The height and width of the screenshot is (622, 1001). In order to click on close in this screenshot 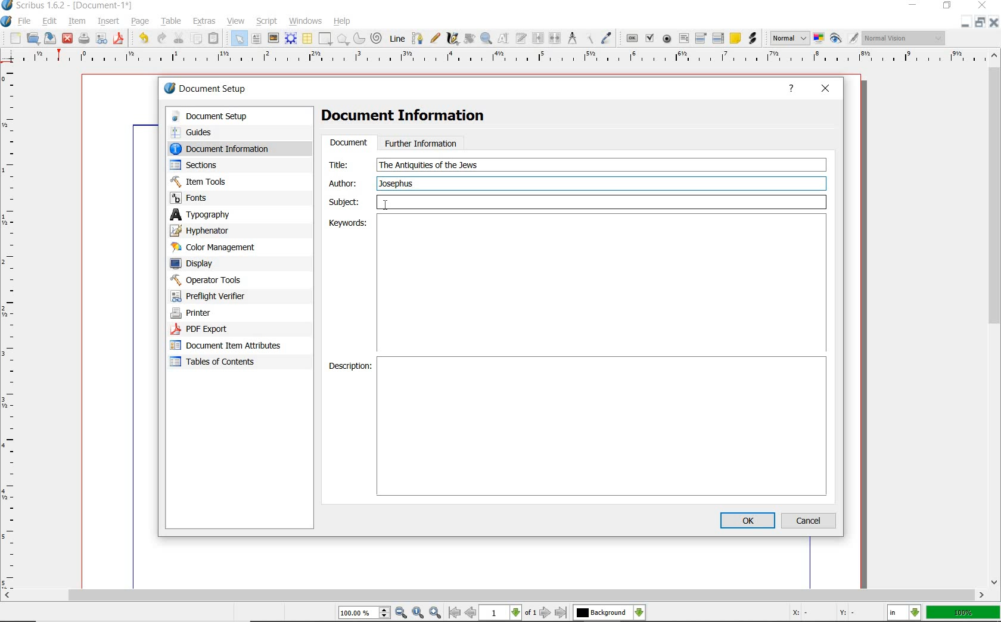, I will do `click(68, 39)`.